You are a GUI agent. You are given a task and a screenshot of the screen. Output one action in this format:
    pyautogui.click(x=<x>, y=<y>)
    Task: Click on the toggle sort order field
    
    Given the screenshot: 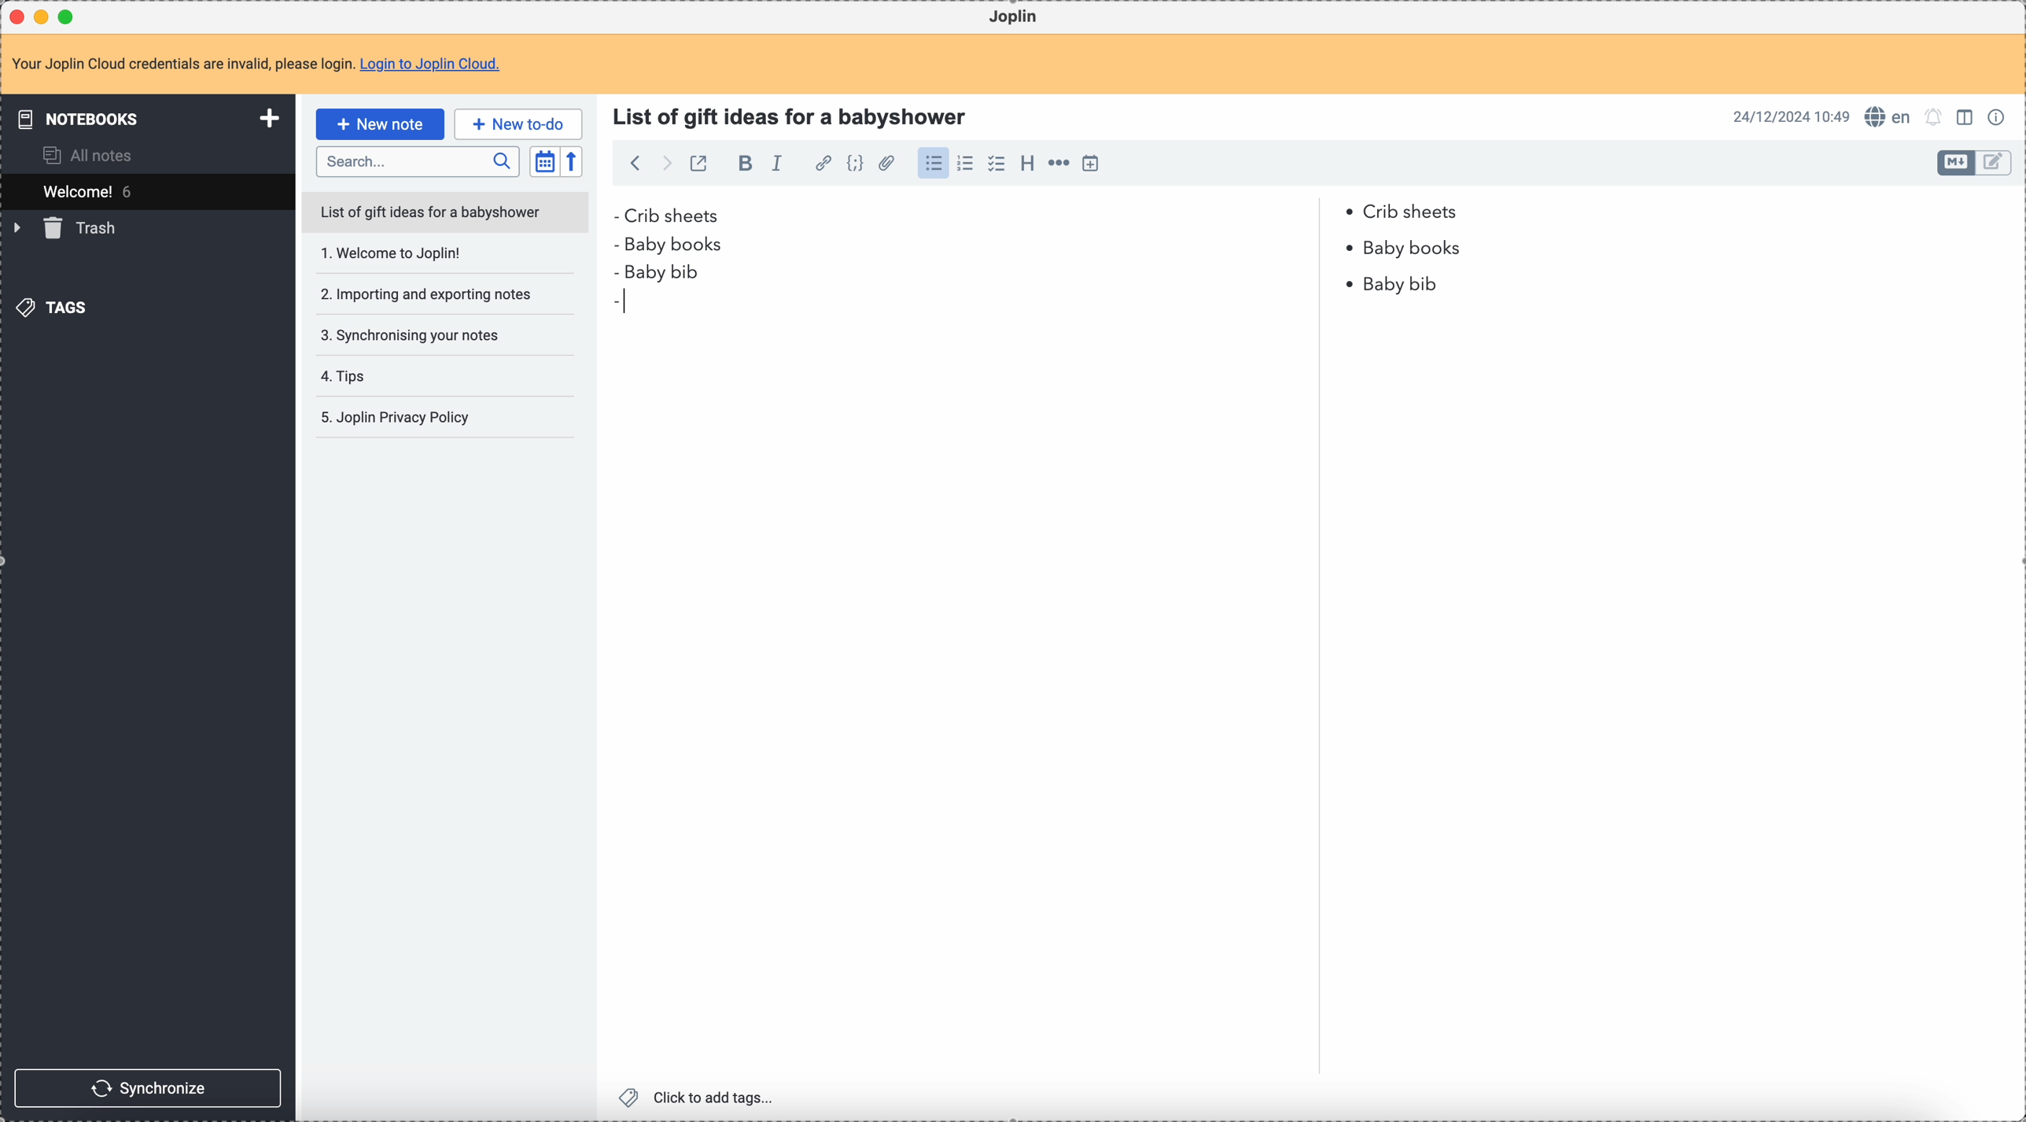 What is the action you would take?
    pyautogui.click(x=543, y=161)
    